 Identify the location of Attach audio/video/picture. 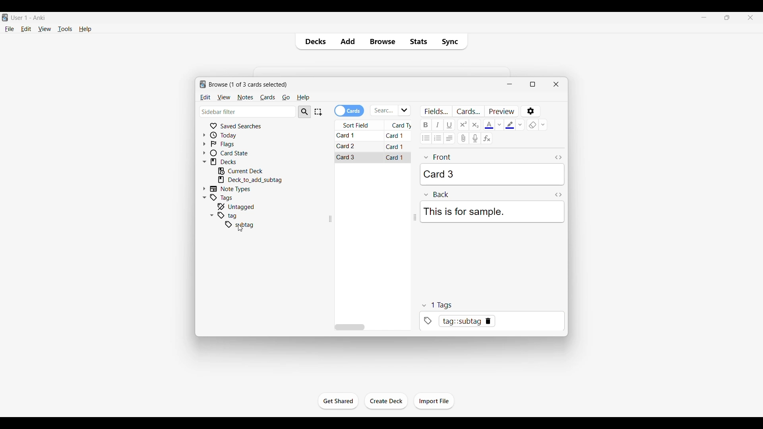
(463, 138).